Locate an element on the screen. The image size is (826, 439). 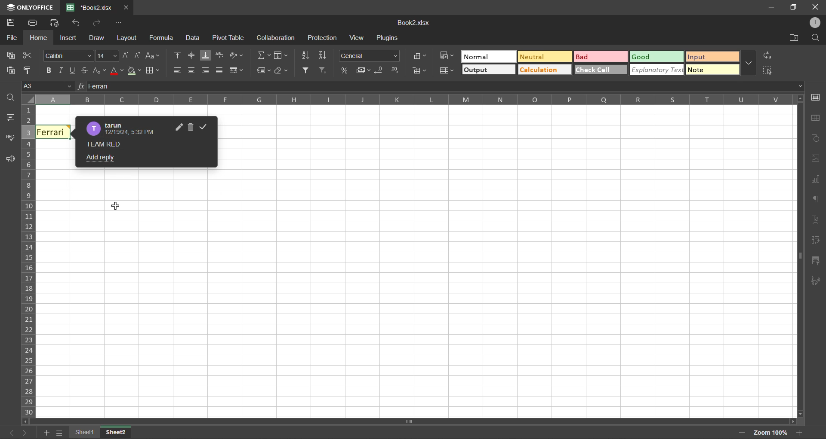
next is located at coordinates (25, 434).